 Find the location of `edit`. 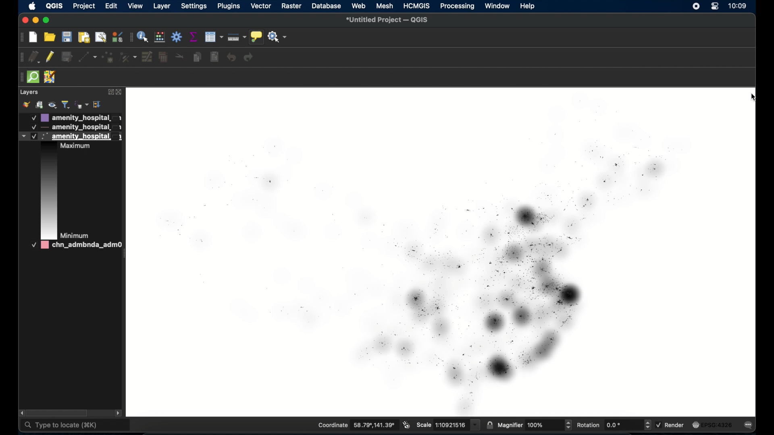

edit is located at coordinates (111, 6).